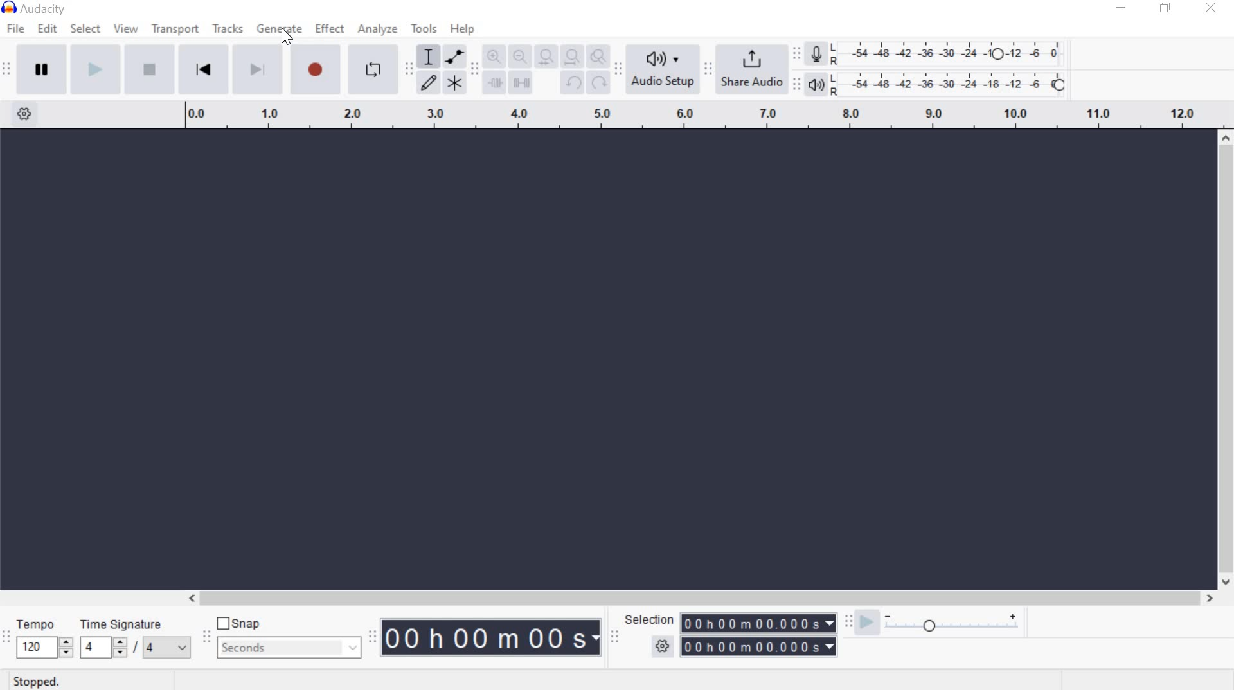 This screenshot has height=690, width=1234. I want to click on edit, so click(49, 28).